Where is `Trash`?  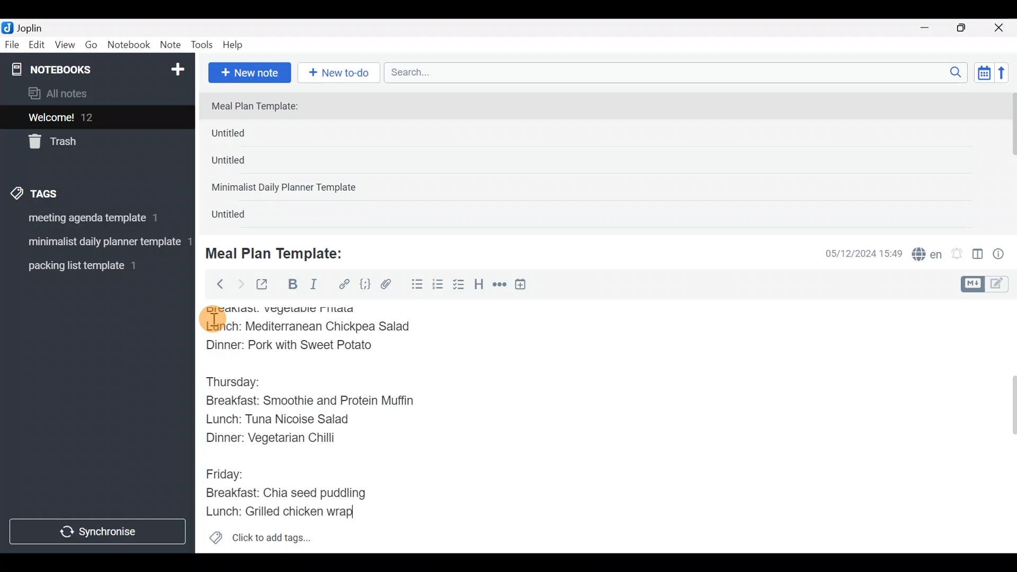
Trash is located at coordinates (91, 142).